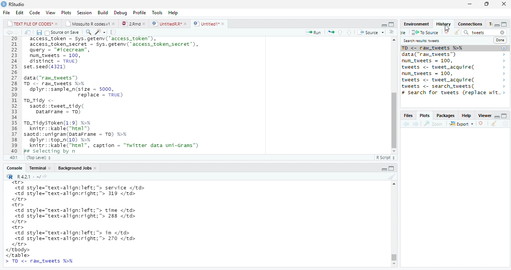 The width and height of the screenshot is (511, 270). Describe the element at coordinates (483, 124) in the screenshot. I see `remove viewer` at that location.